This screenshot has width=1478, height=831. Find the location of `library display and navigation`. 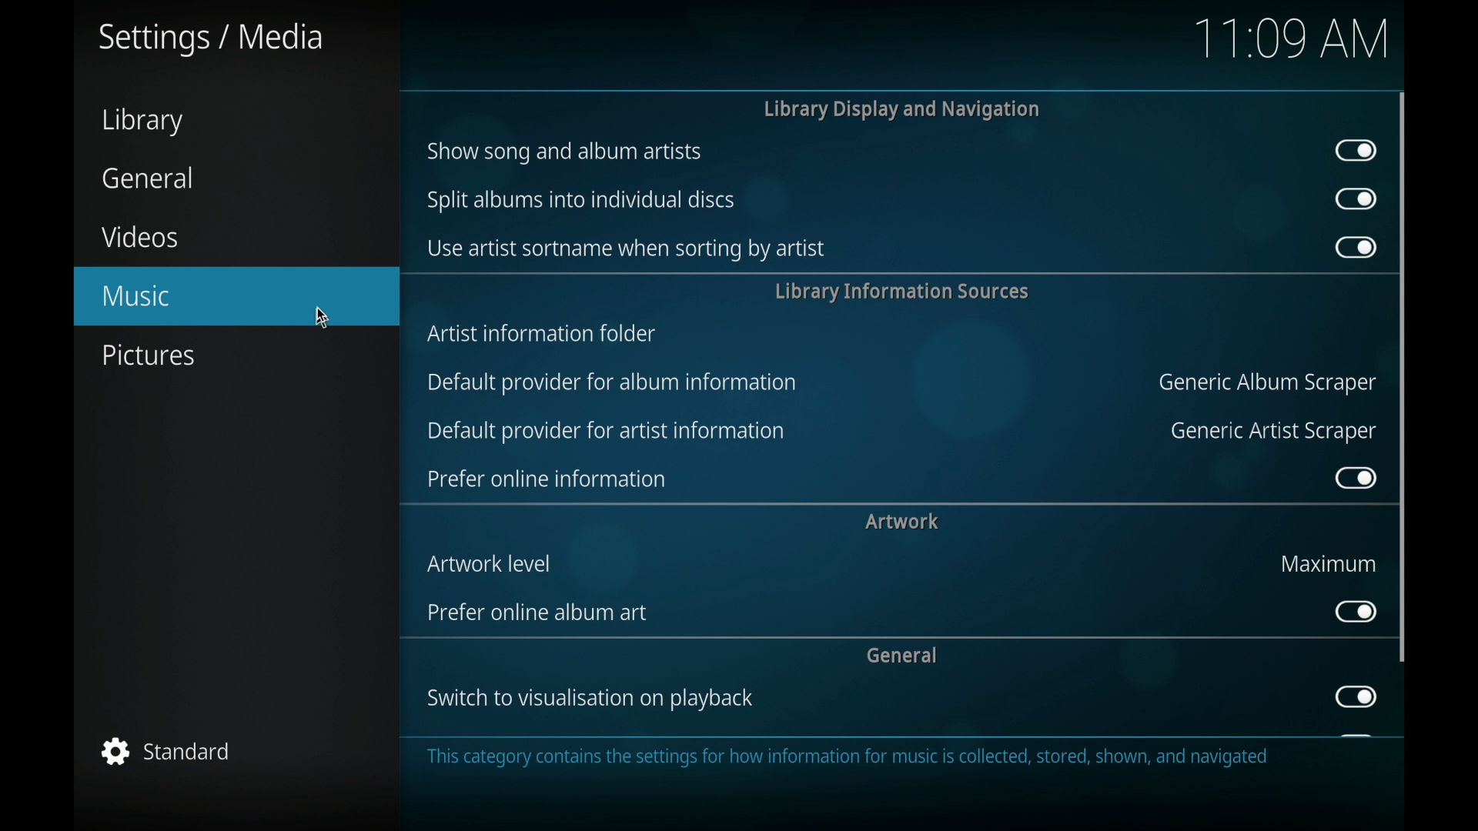

library display and navigation is located at coordinates (901, 109).